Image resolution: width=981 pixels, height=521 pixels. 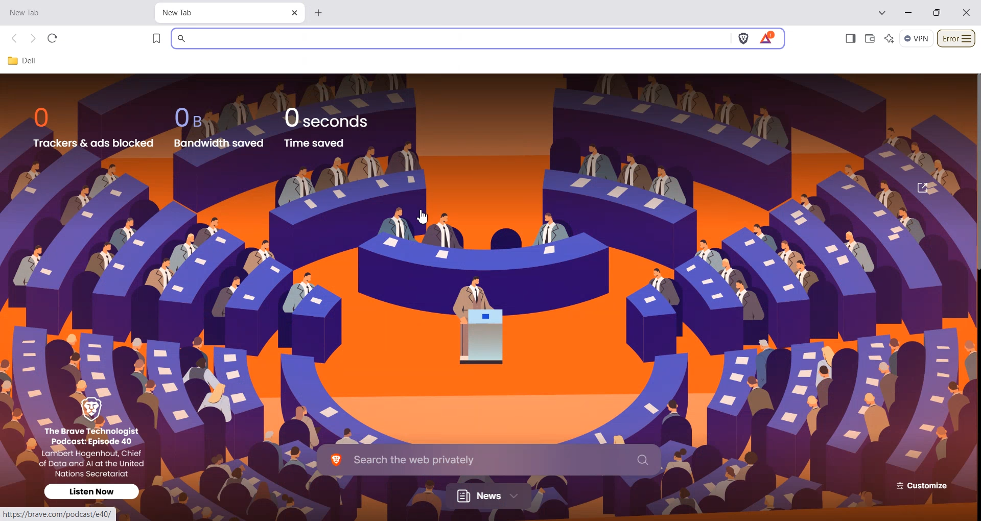 I want to click on Vertical Scrollbar , so click(x=975, y=172).